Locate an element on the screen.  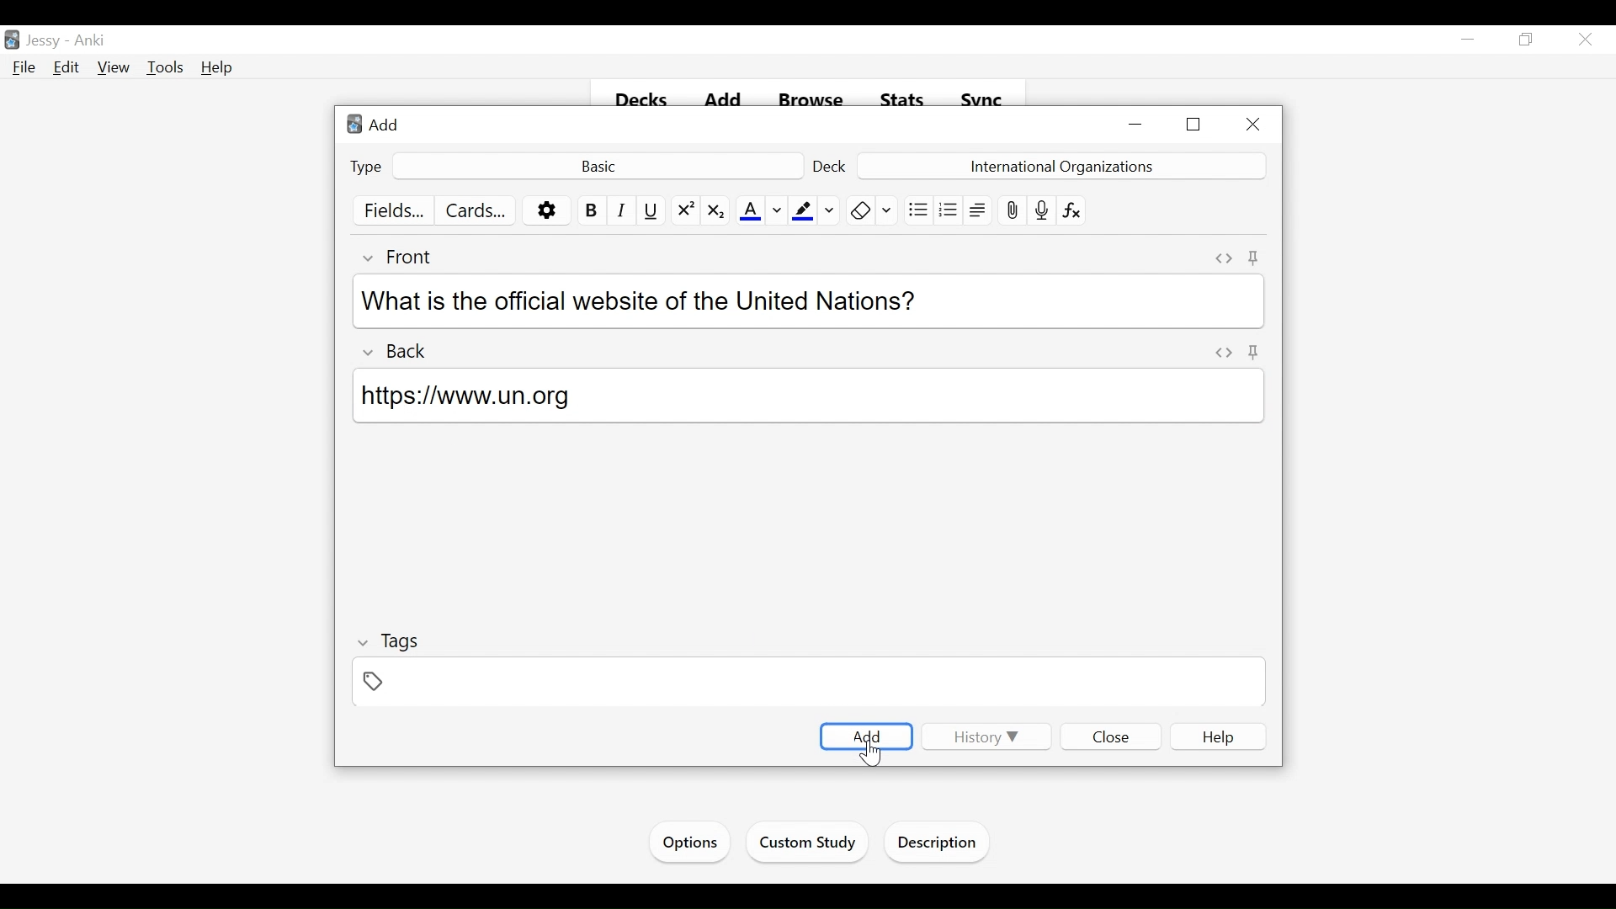
Basic is located at coordinates (599, 166).